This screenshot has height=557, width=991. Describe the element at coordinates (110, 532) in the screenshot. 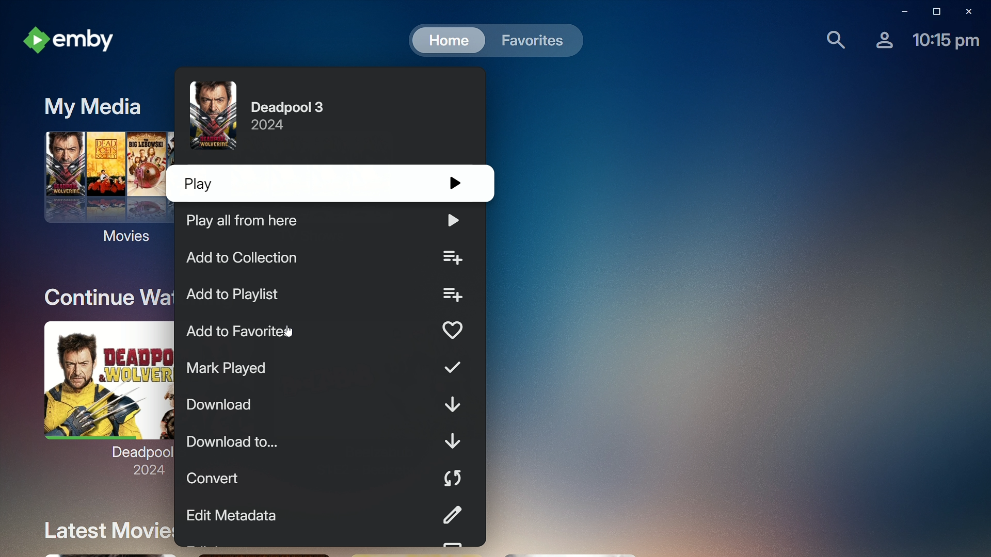

I see `Latest Movies` at that location.